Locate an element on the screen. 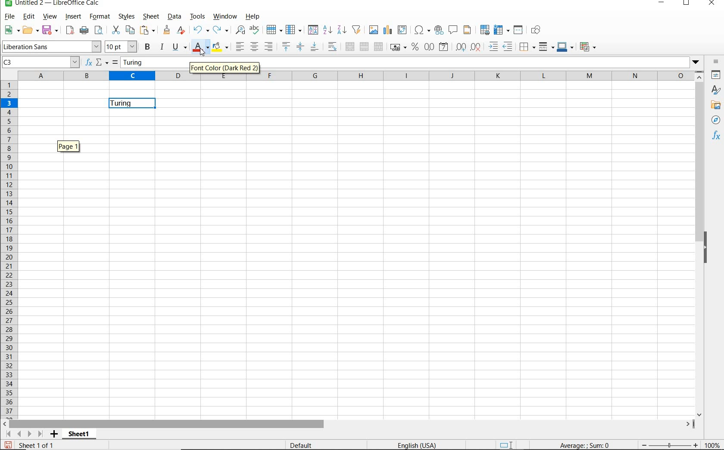 This screenshot has height=450, width=724. DELETE DECIMAL PLACE is located at coordinates (476, 47).